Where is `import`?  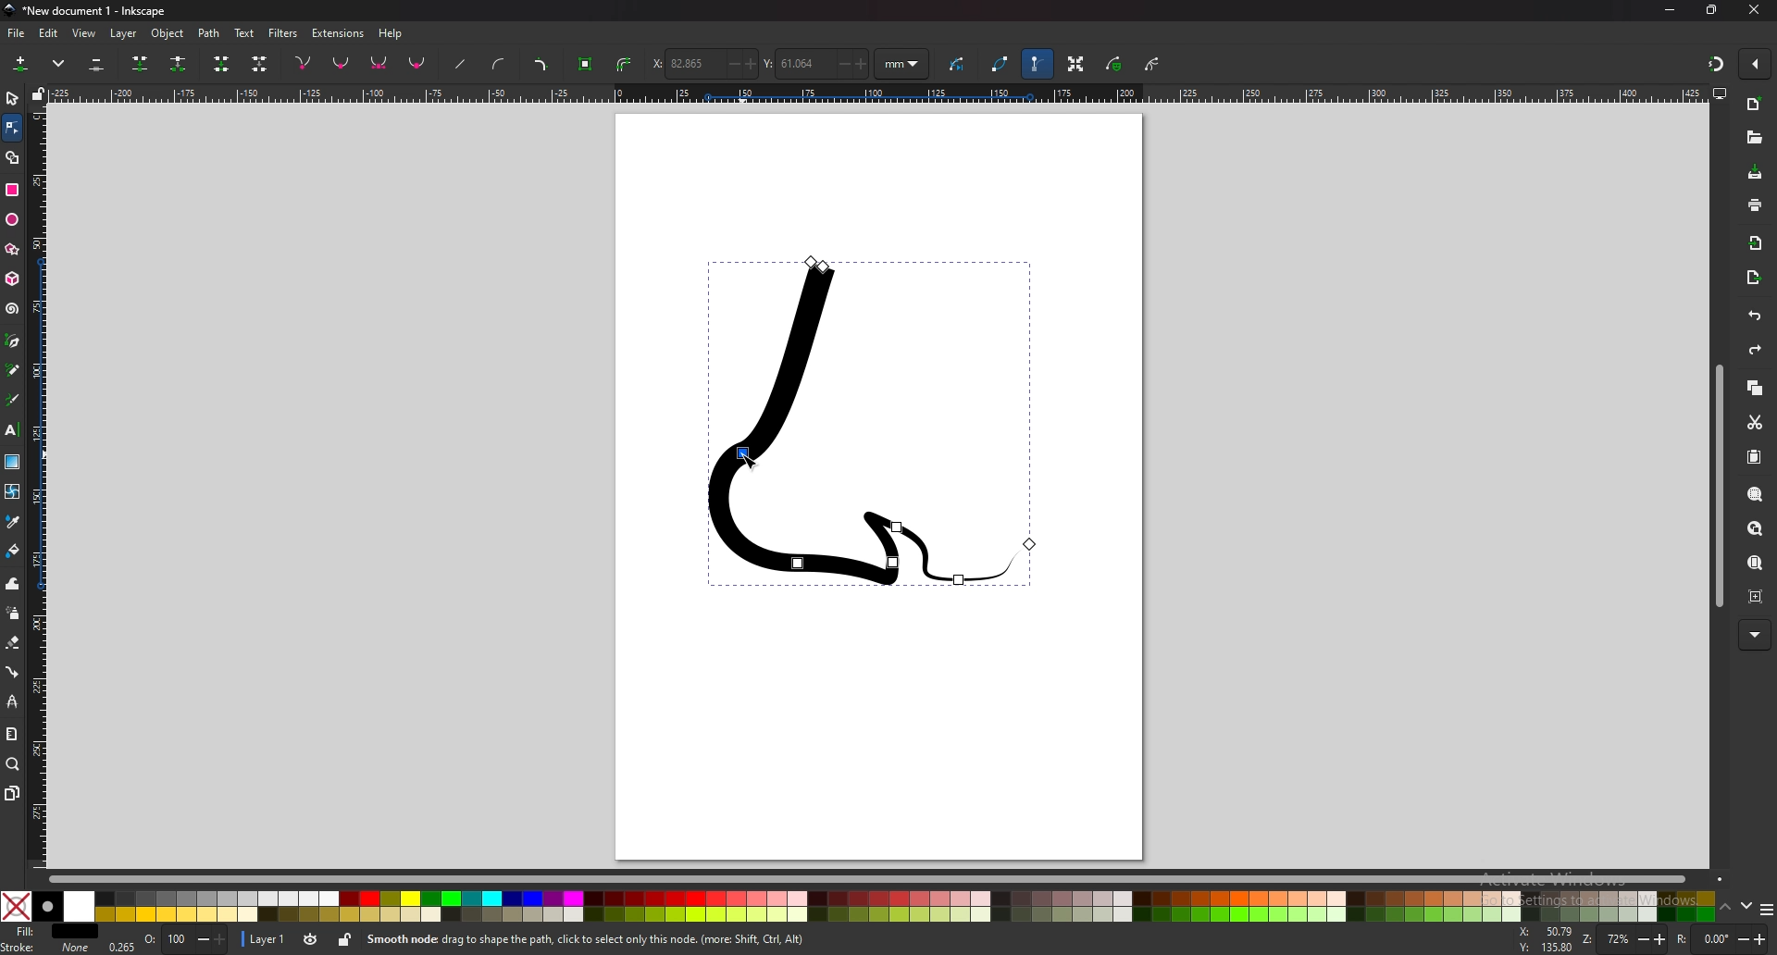 import is located at coordinates (1756, 242).